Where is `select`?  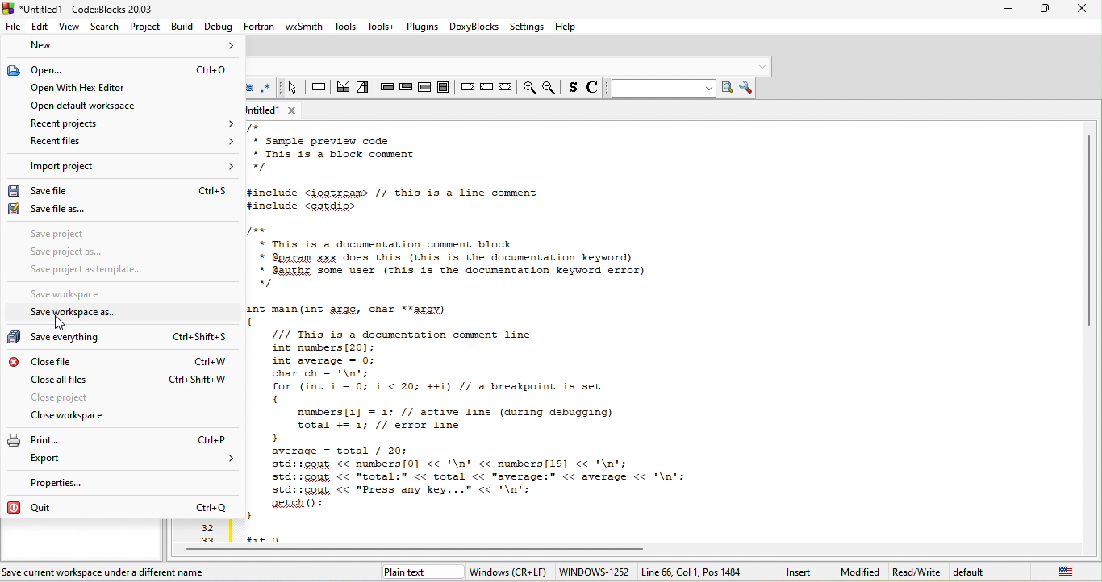 select is located at coordinates (291, 89).